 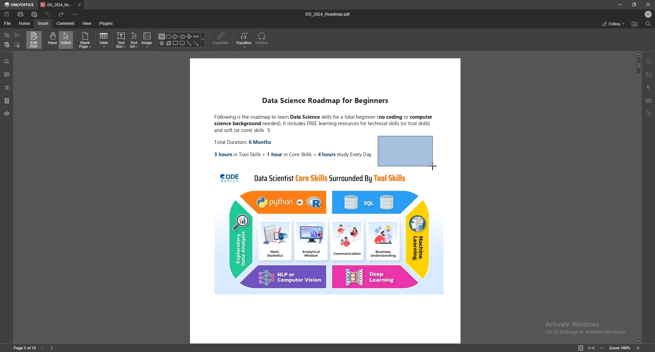 I want to click on plugins, so click(x=106, y=24).